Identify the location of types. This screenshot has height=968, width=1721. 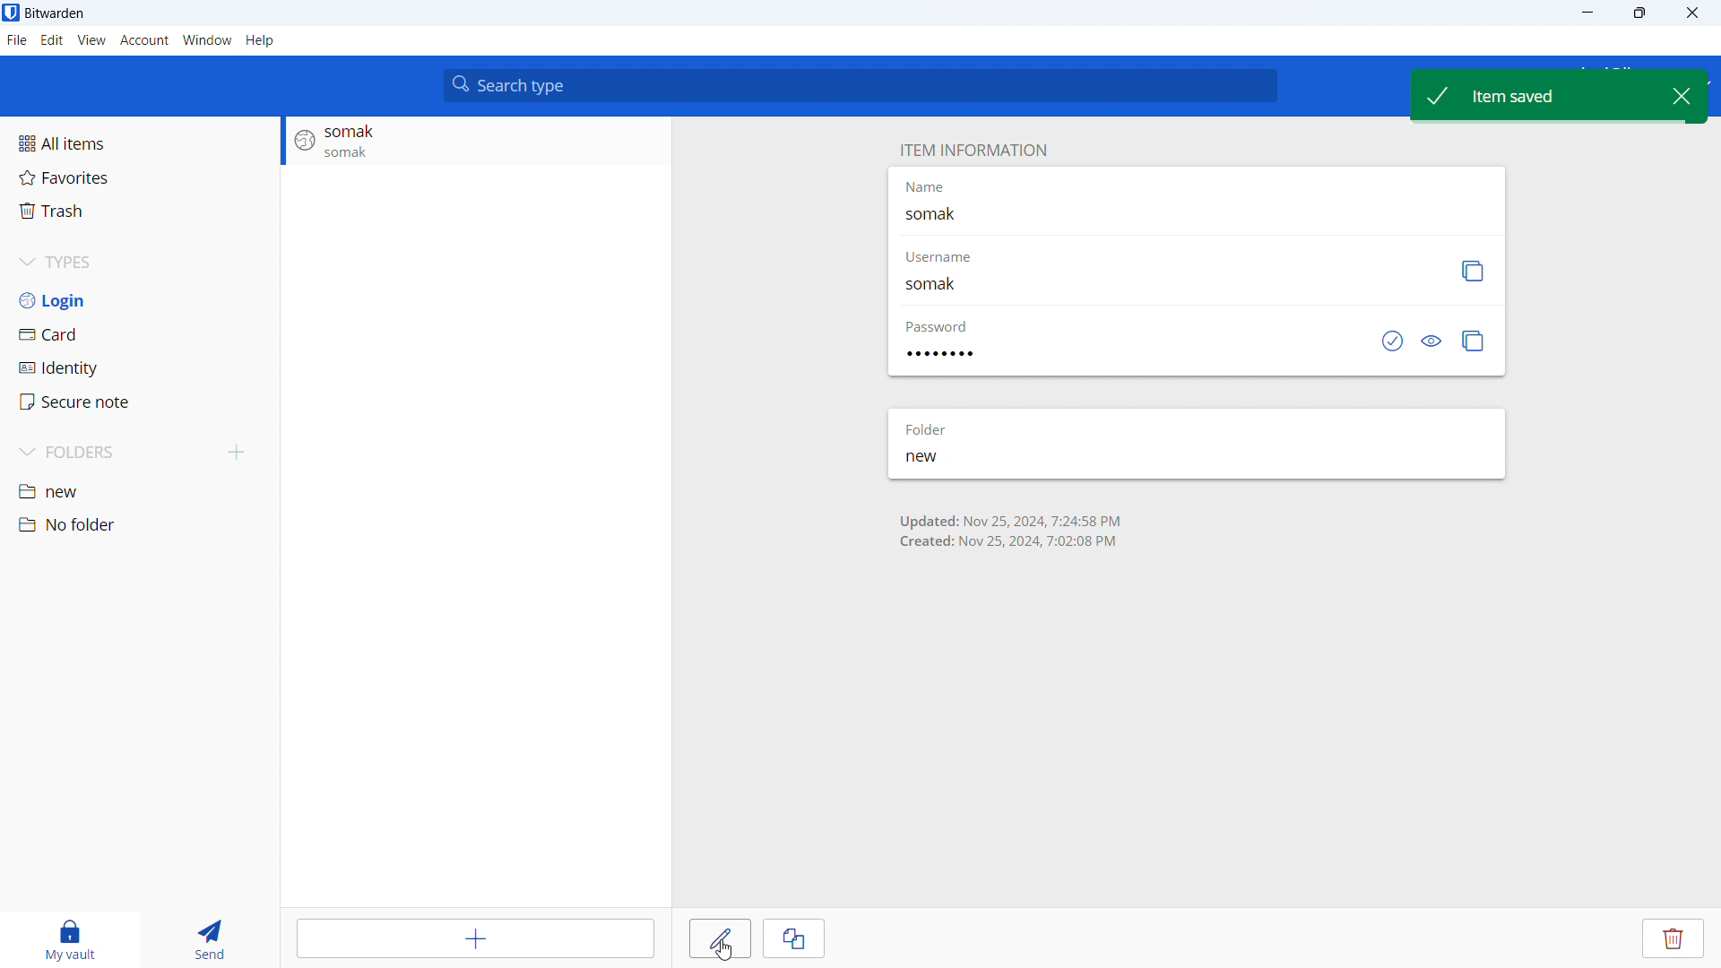
(140, 262).